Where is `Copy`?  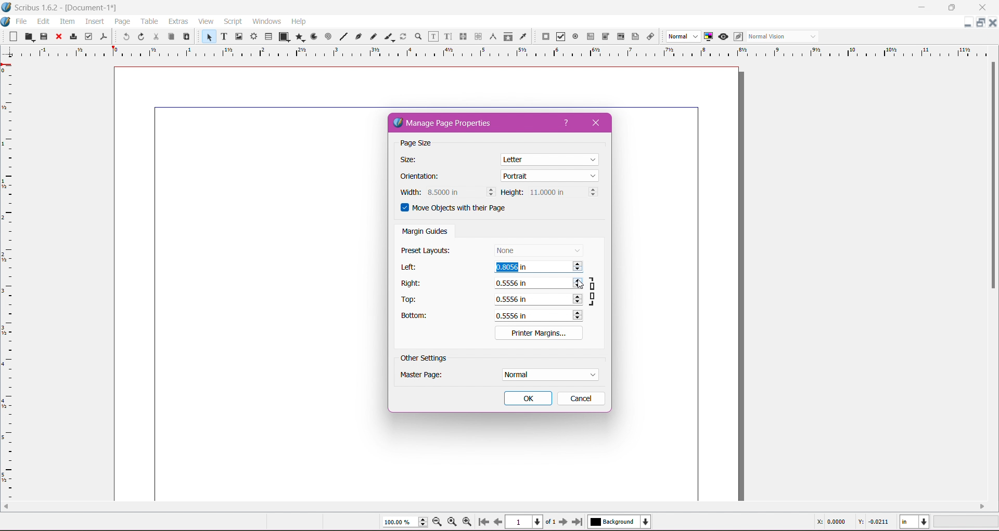 Copy is located at coordinates (170, 36).